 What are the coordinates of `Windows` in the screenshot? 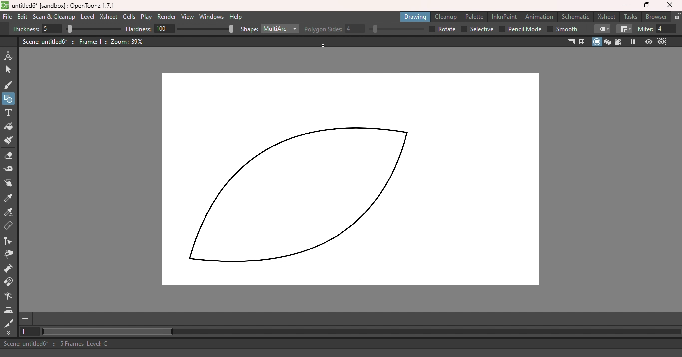 It's located at (212, 17).